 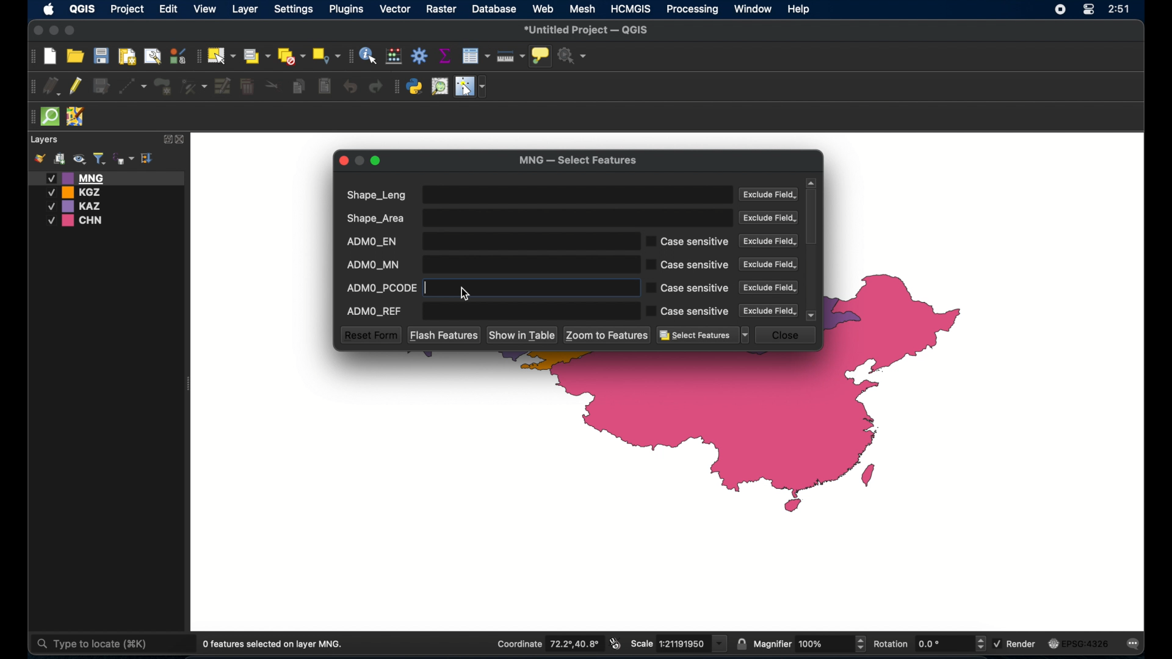 What do you see at coordinates (377, 87) in the screenshot?
I see `redo` at bounding box center [377, 87].